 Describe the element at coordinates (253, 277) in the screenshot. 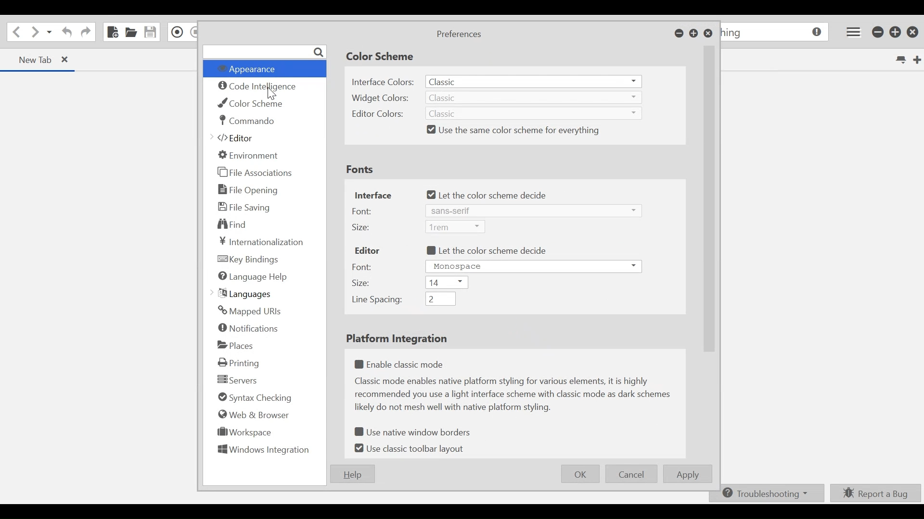

I see `Language Help` at that location.